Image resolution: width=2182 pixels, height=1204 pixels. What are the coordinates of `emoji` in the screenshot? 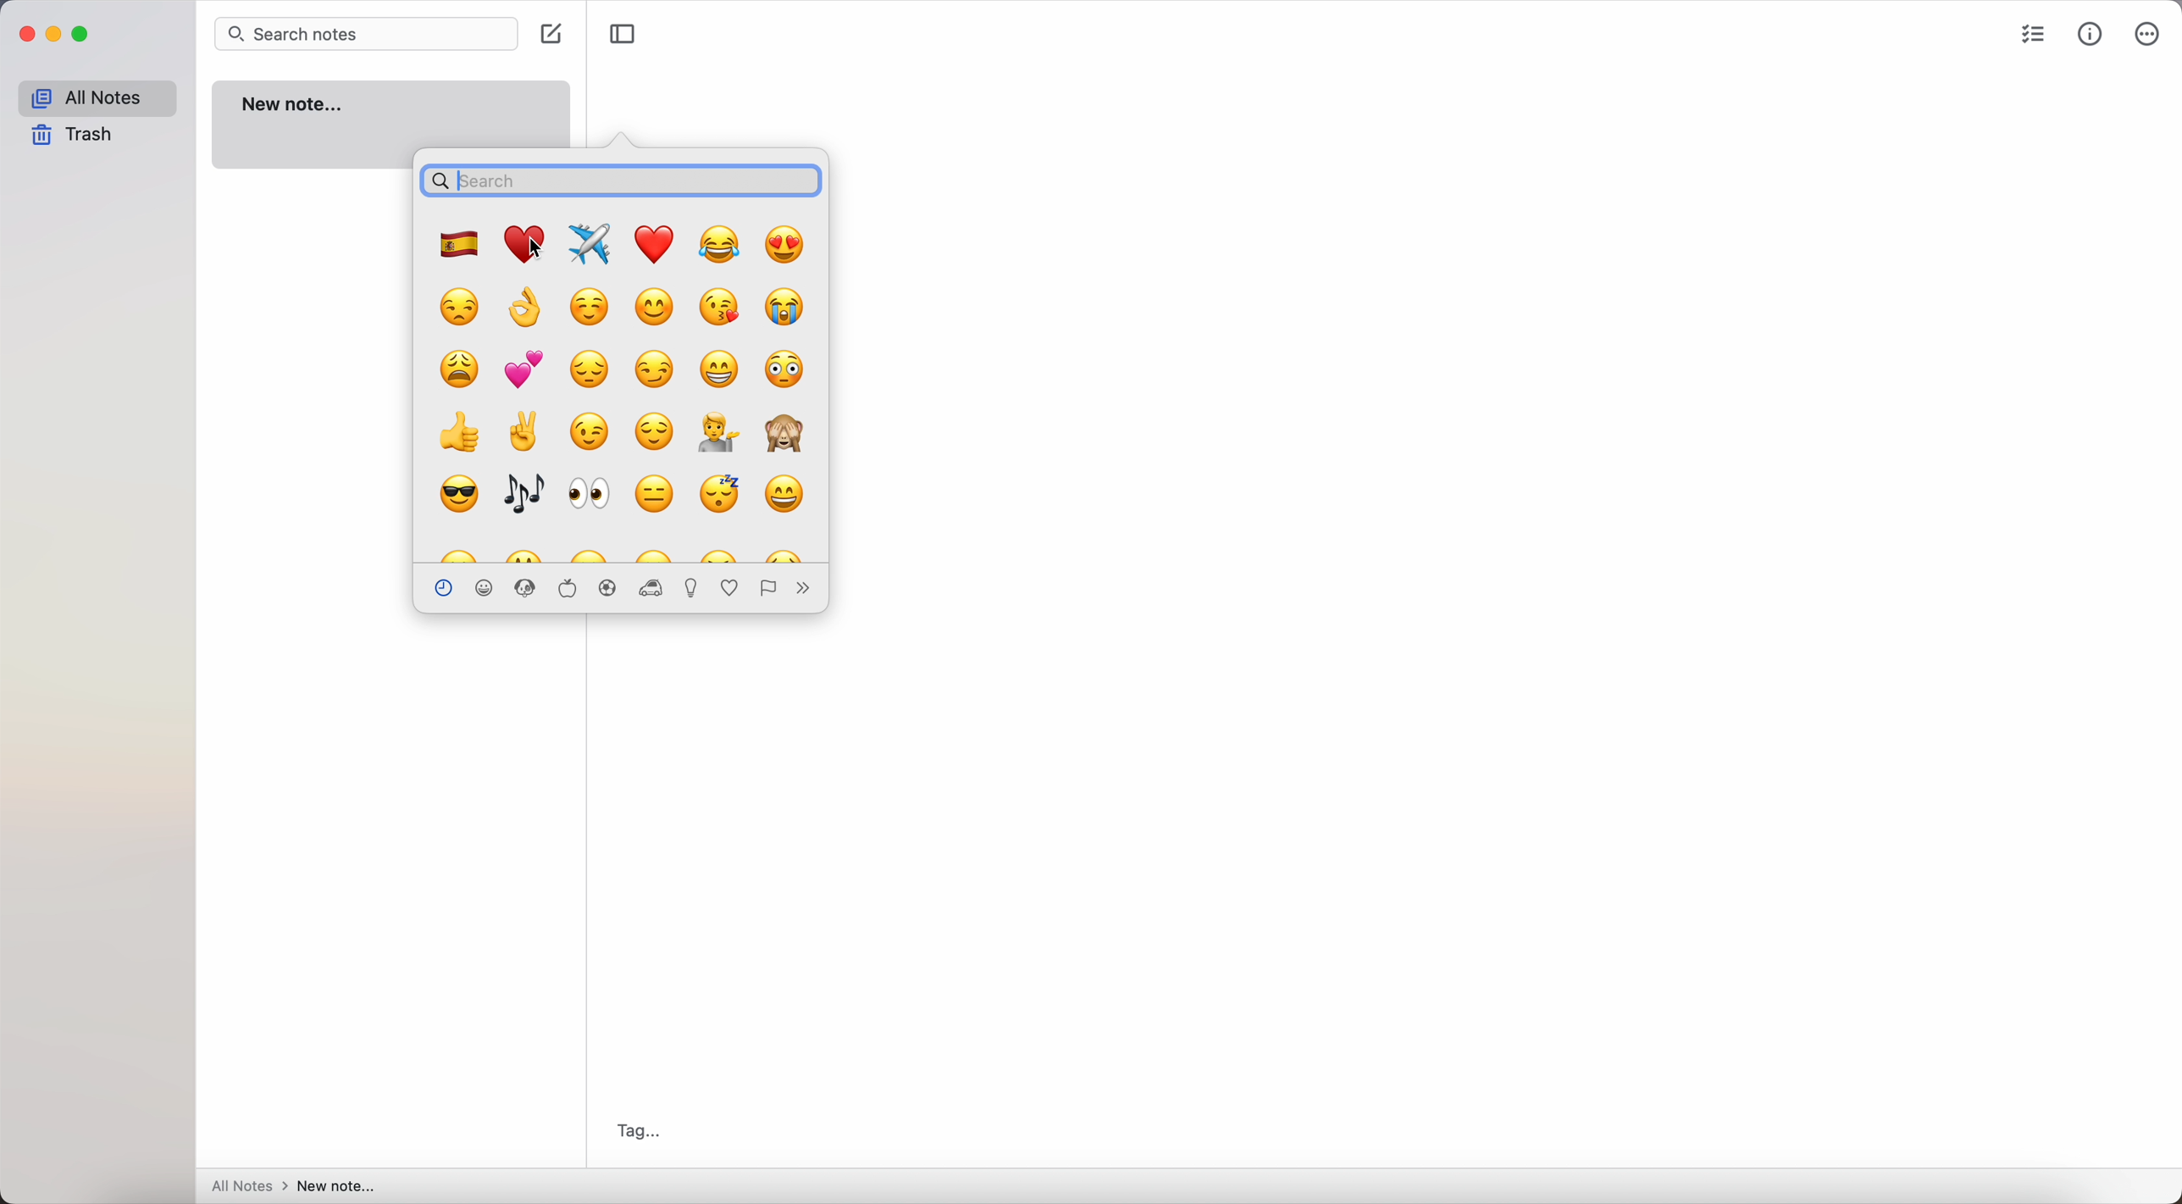 It's located at (456, 551).